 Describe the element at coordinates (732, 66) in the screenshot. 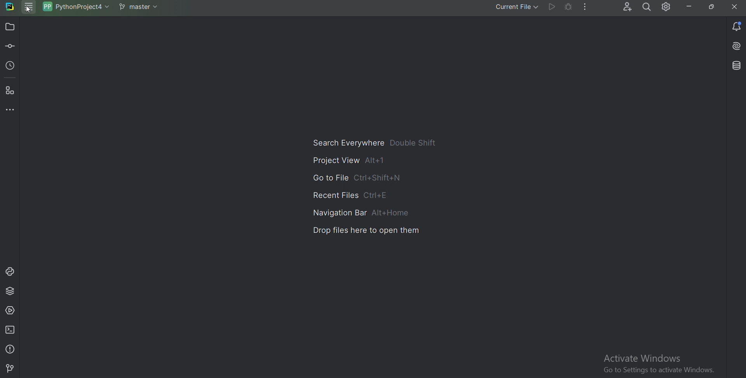

I see `Database` at that location.